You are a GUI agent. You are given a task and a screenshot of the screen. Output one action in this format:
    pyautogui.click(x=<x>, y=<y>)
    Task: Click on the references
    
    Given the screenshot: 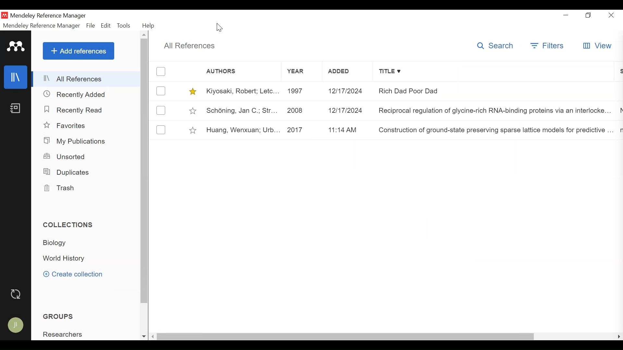 What is the action you would take?
    pyautogui.click(x=15, y=77)
    